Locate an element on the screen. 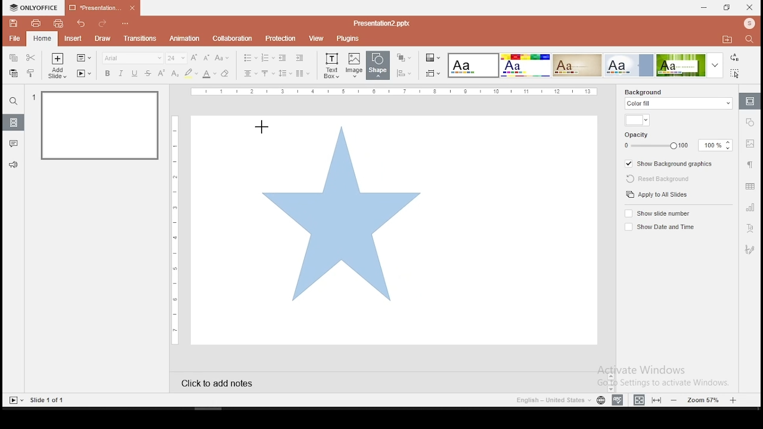 The image size is (763, 429). presentation is located at coordinates (103, 7).